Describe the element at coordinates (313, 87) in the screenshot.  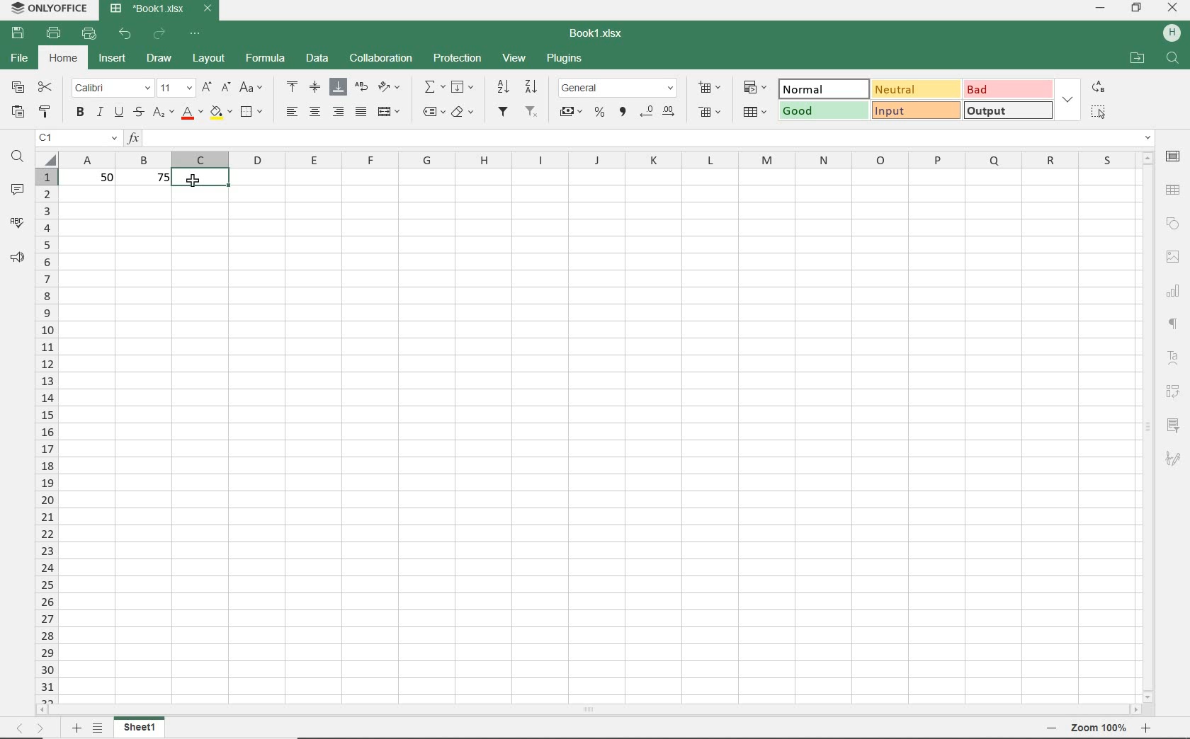
I see `align middle` at that location.